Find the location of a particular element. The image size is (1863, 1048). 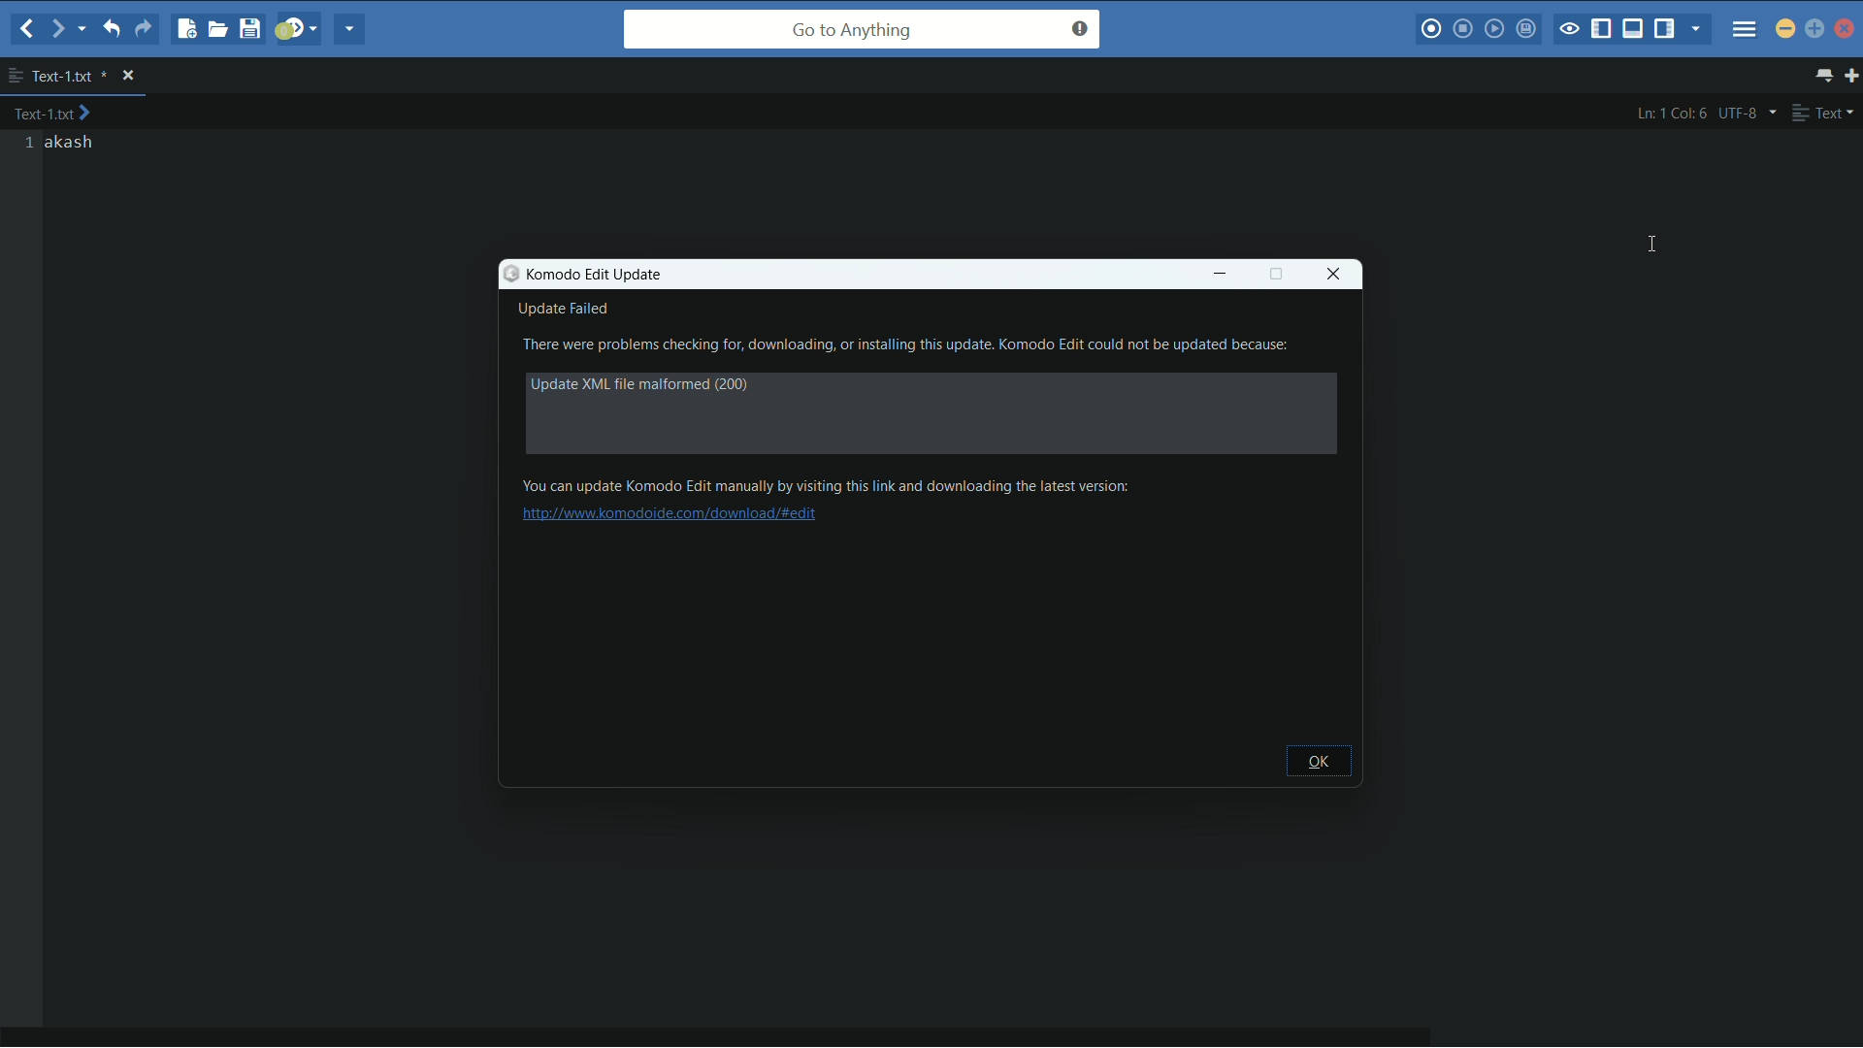

line encoding is located at coordinates (1742, 112).